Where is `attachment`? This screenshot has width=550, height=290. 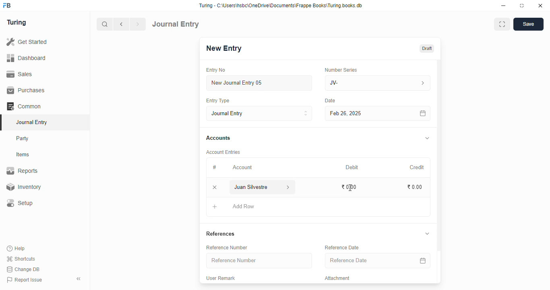 attachment is located at coordinates (337, 278).